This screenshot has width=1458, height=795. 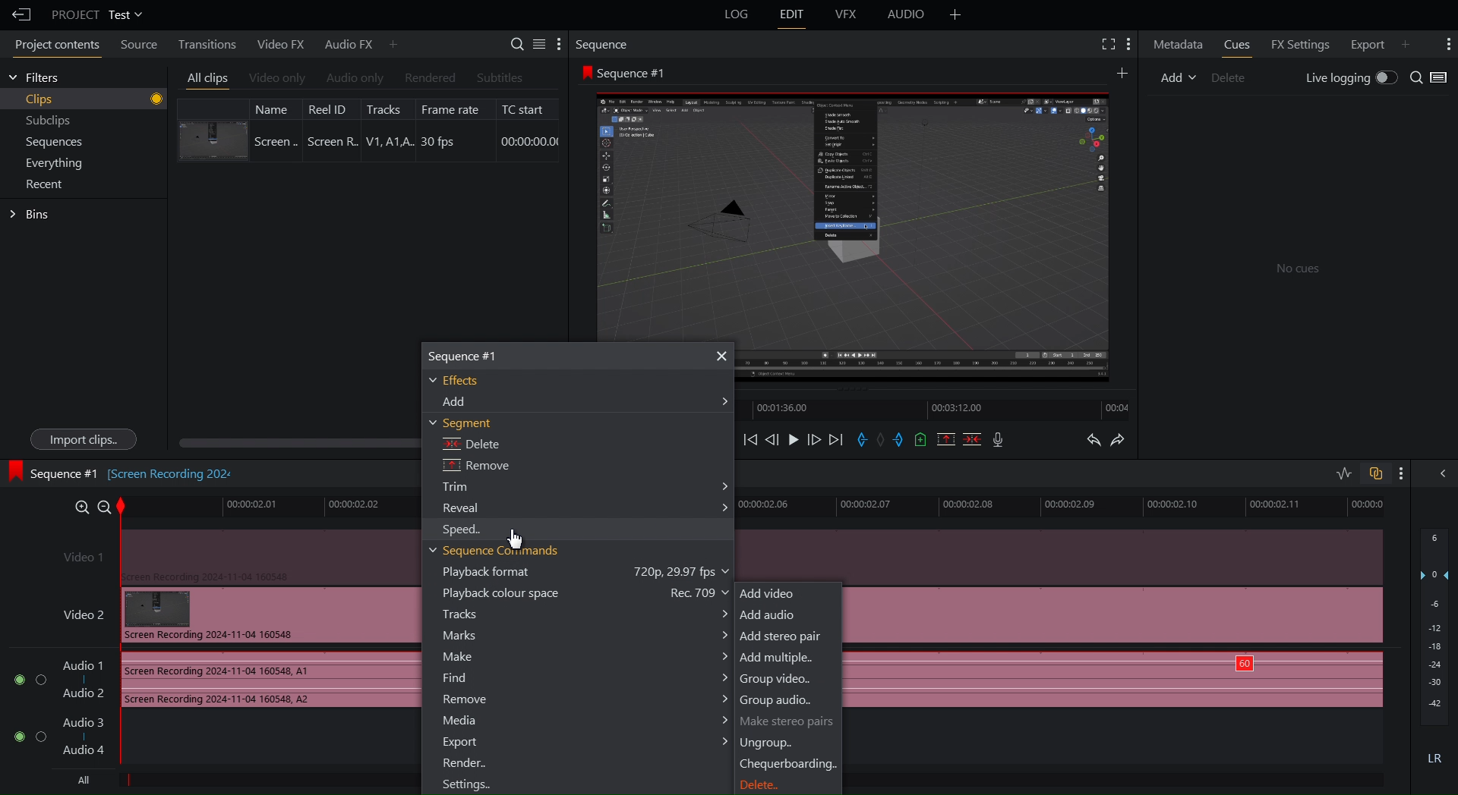 I want to click on , so click(x=59, y=162).